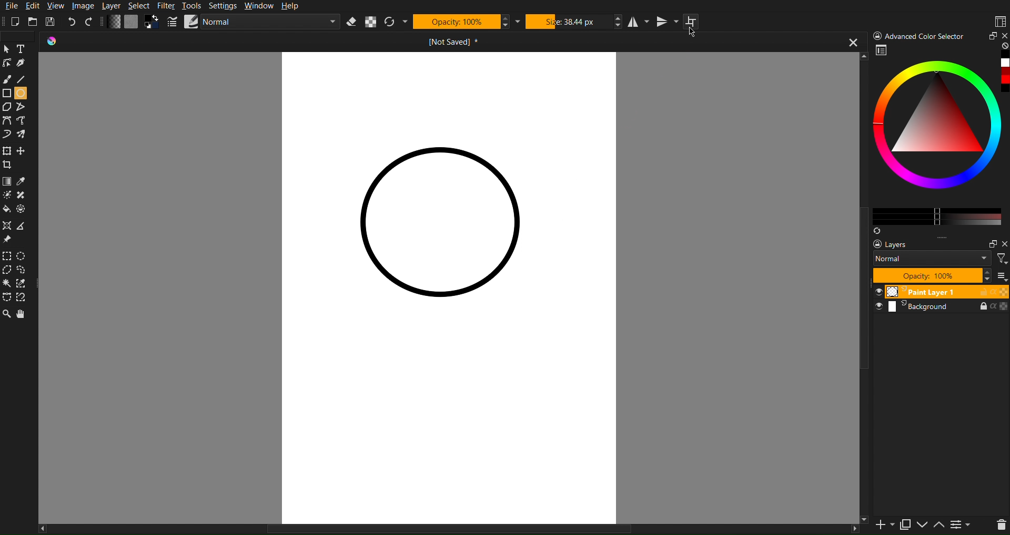  I want to click on Current Document, so click(420, 43).